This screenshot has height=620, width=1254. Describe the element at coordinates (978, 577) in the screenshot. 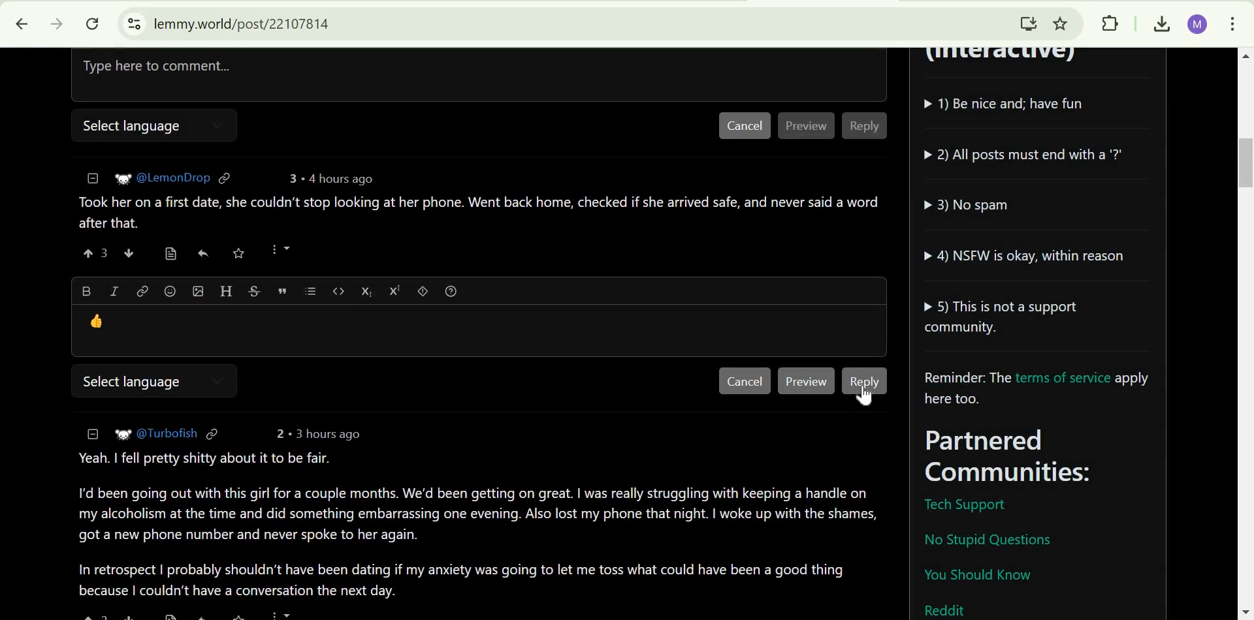

I see `You should know` at that location.